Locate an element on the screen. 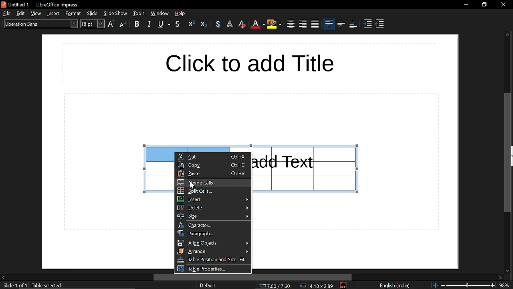 This screenshot has width=513, height=289. size is located at coordinates (214, 216).